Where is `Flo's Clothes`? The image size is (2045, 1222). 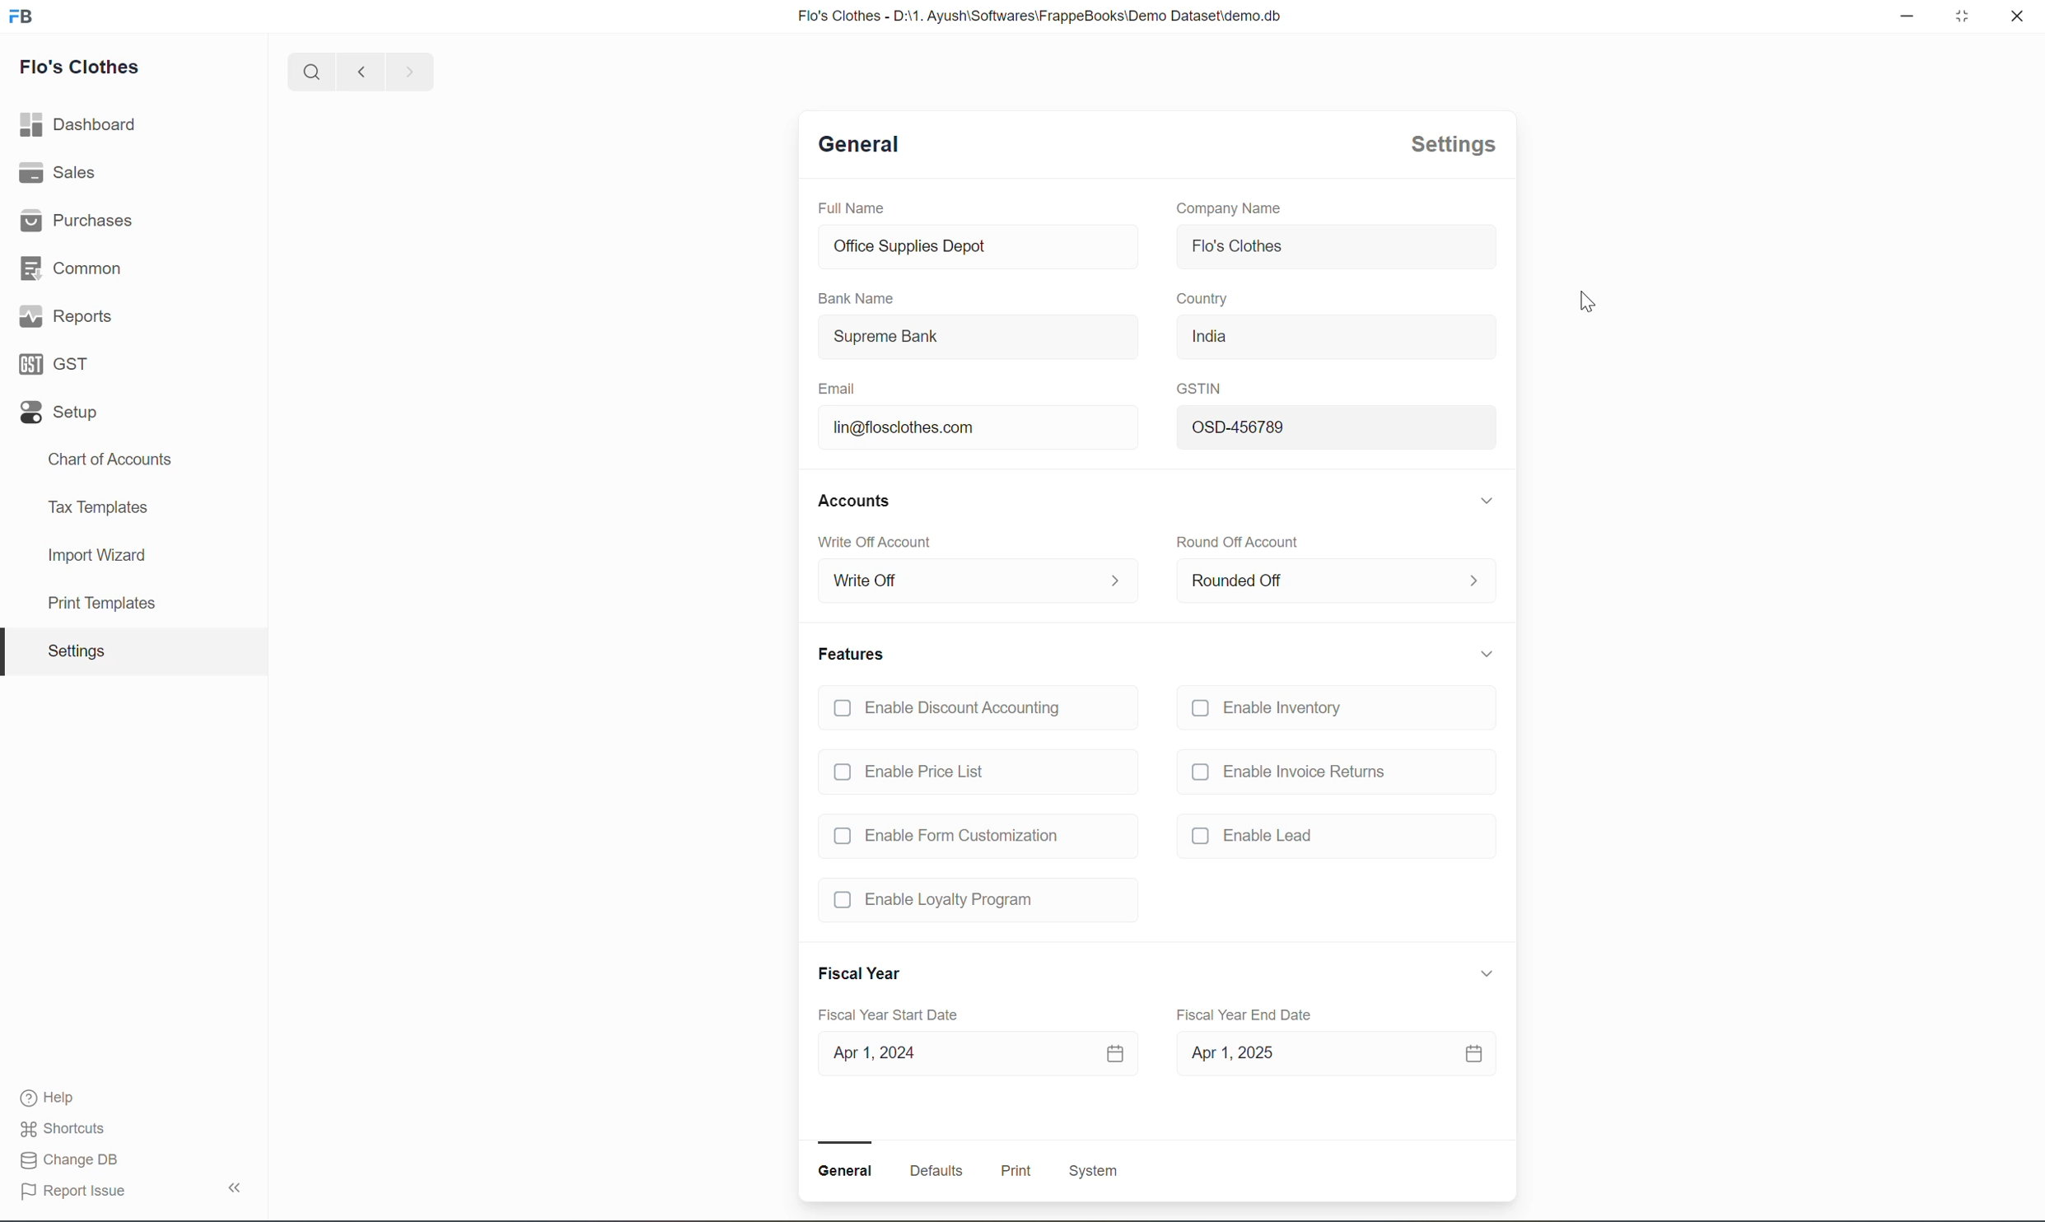
Flo's Clothes is located at coordinates (1335, 249).